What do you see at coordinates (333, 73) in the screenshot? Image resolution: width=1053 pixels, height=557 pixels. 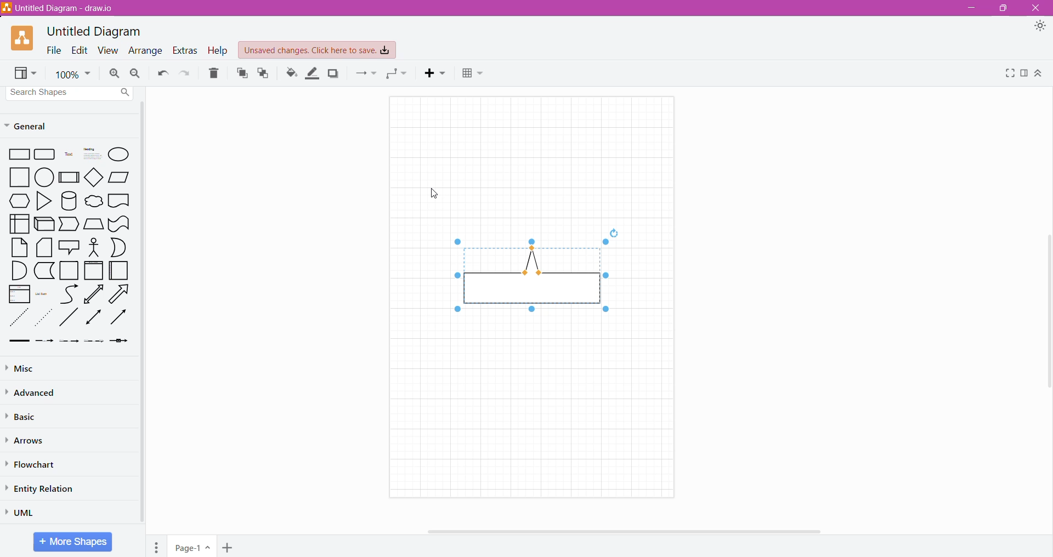 I see `Shadow` at bounding box center [333, 73].